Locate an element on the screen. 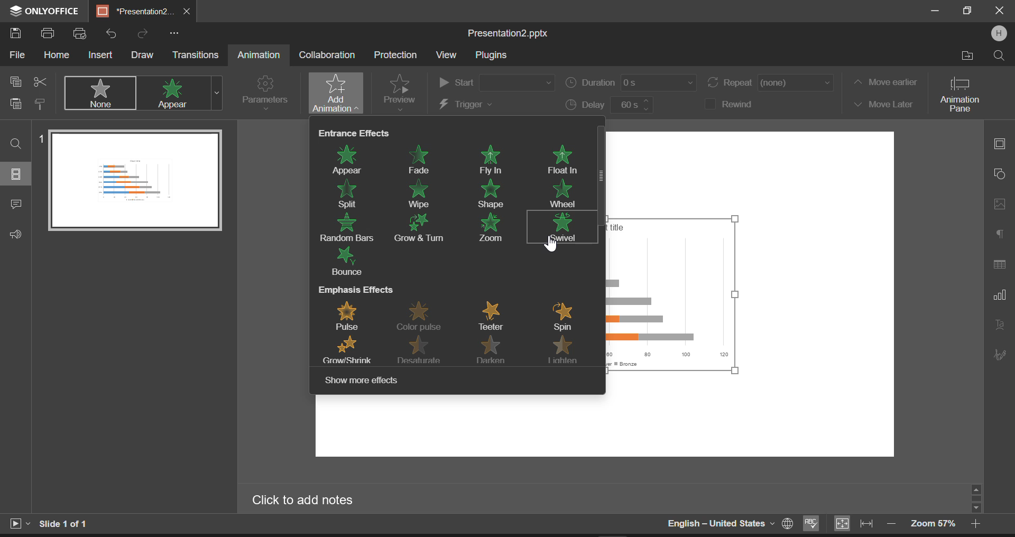 The height and width of the screenshot is (537, 1015). English-United States is located at coordinates (729, 523).